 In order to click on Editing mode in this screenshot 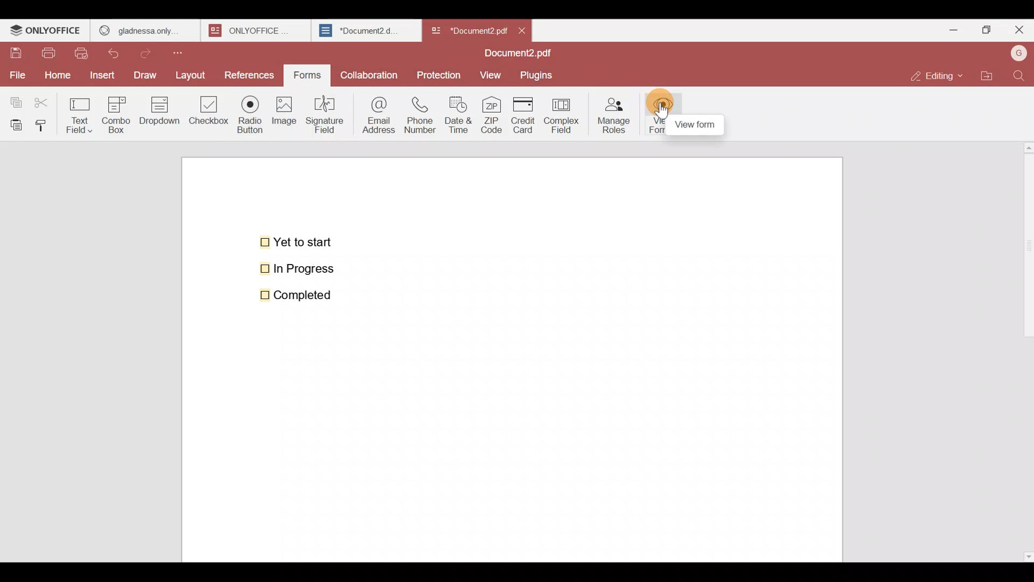, I will do `click(935, 76)`.